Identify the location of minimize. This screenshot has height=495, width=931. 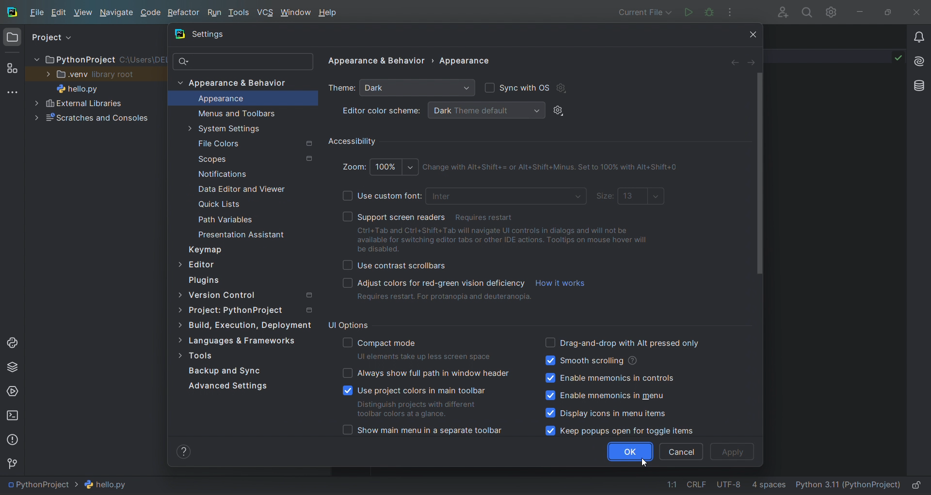
(864, 12).